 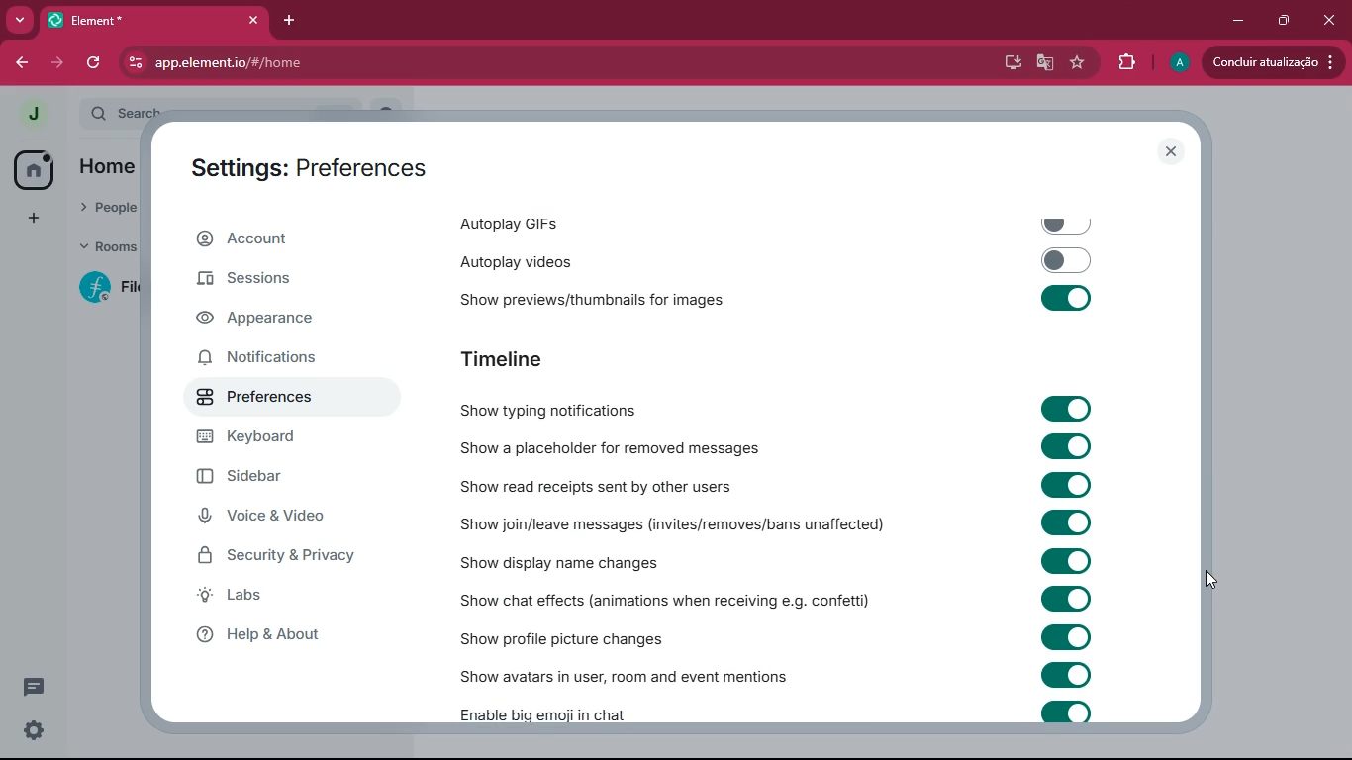 I want to click on google translate, so click(x=1043, y=62).